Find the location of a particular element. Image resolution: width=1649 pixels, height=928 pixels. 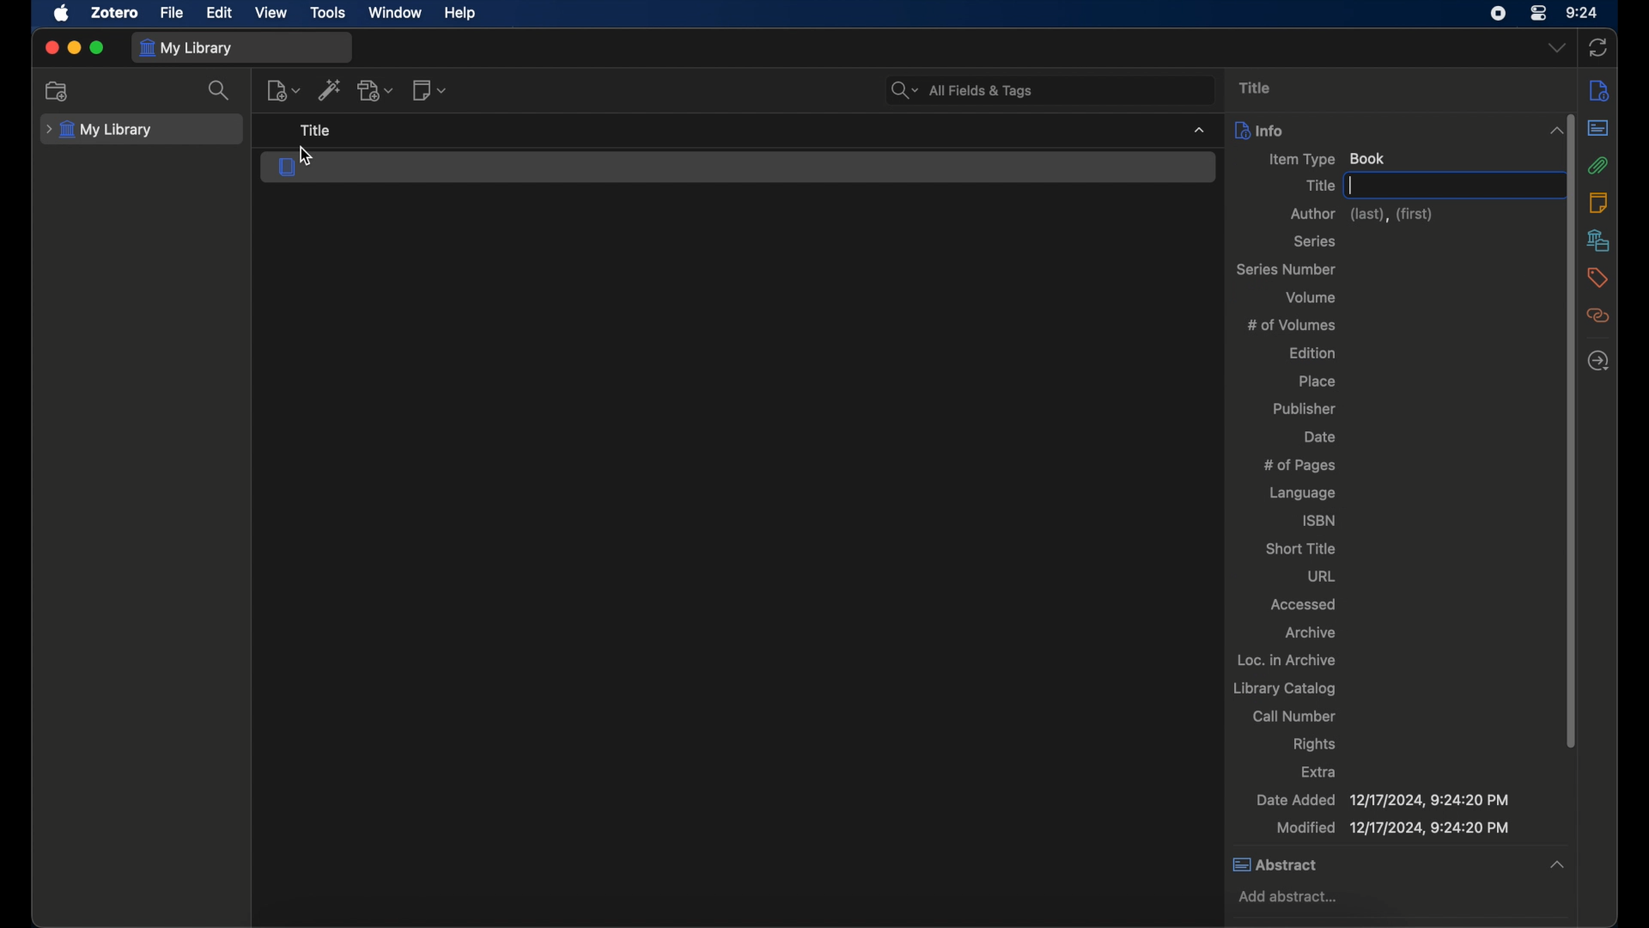

extra is located at coordinates (1319, 771).